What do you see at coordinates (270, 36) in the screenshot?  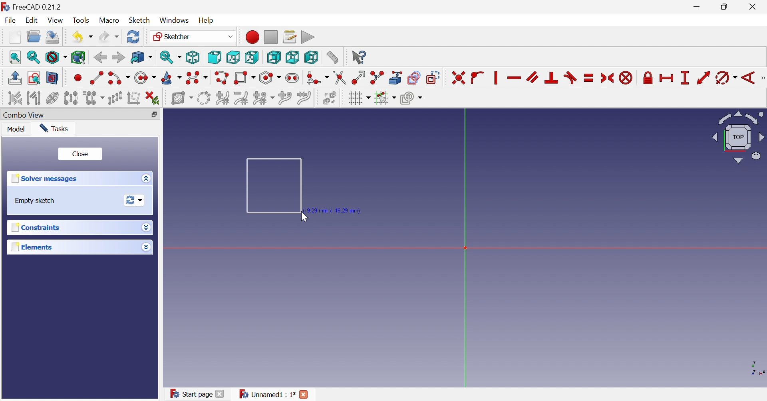 I see `Stop macro recording` at bounding box center [270, 36].